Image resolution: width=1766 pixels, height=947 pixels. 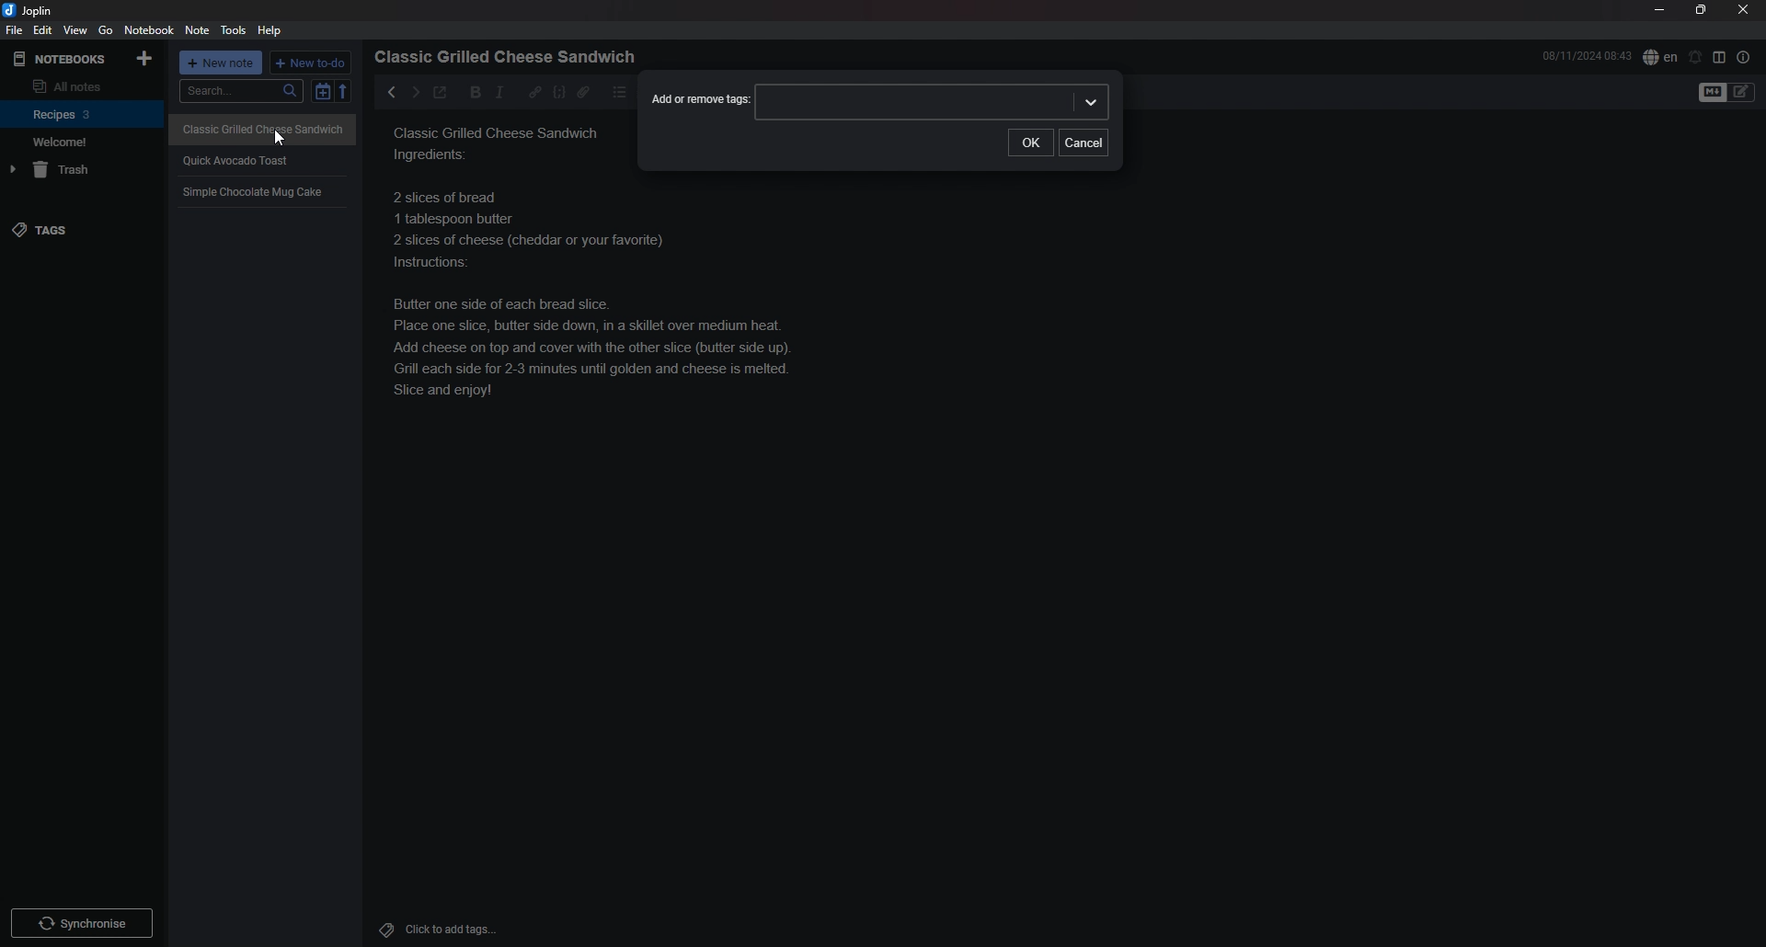 What do you see at coordinates (234, 29) in the screenshot?
I see `tools` at bounding box center [234, 29].